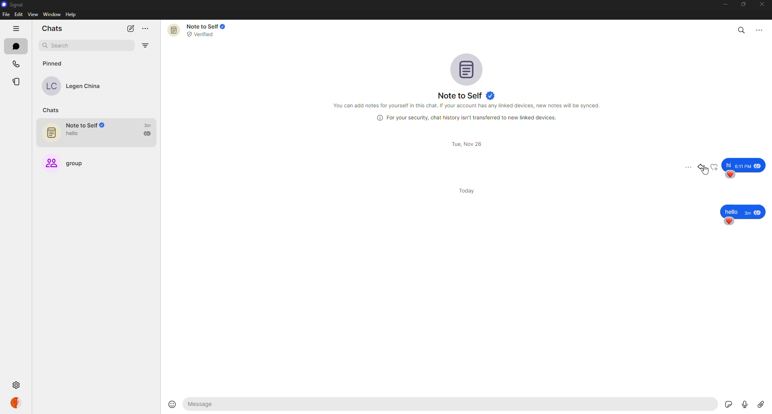  Describe the element at coordinates (467, 117) in the screenshot. I see `info` at that location.